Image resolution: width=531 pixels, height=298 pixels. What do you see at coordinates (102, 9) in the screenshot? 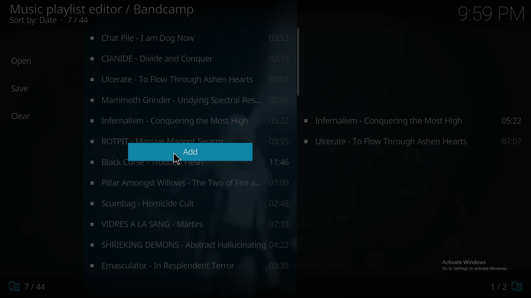
I see `Music playlist editor / Bandcamp` at bounding box center [102, 9].